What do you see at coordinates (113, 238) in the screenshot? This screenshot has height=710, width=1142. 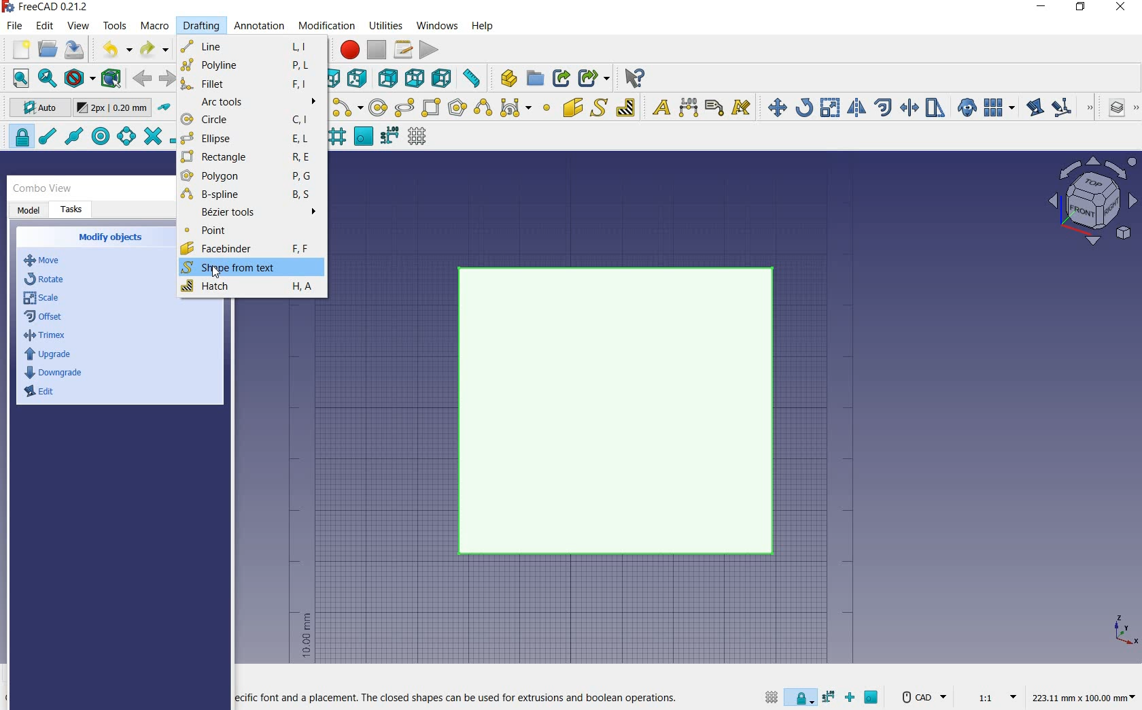 I see `create objects` at bounding box center [113, 238].